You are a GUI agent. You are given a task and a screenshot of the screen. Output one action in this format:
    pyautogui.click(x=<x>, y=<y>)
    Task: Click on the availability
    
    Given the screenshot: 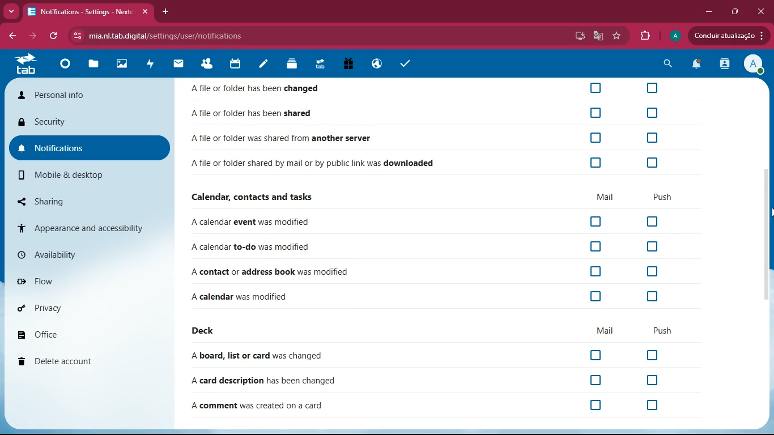 What is the action you would take?
    pyautogui.click(x=83, y=254)
    